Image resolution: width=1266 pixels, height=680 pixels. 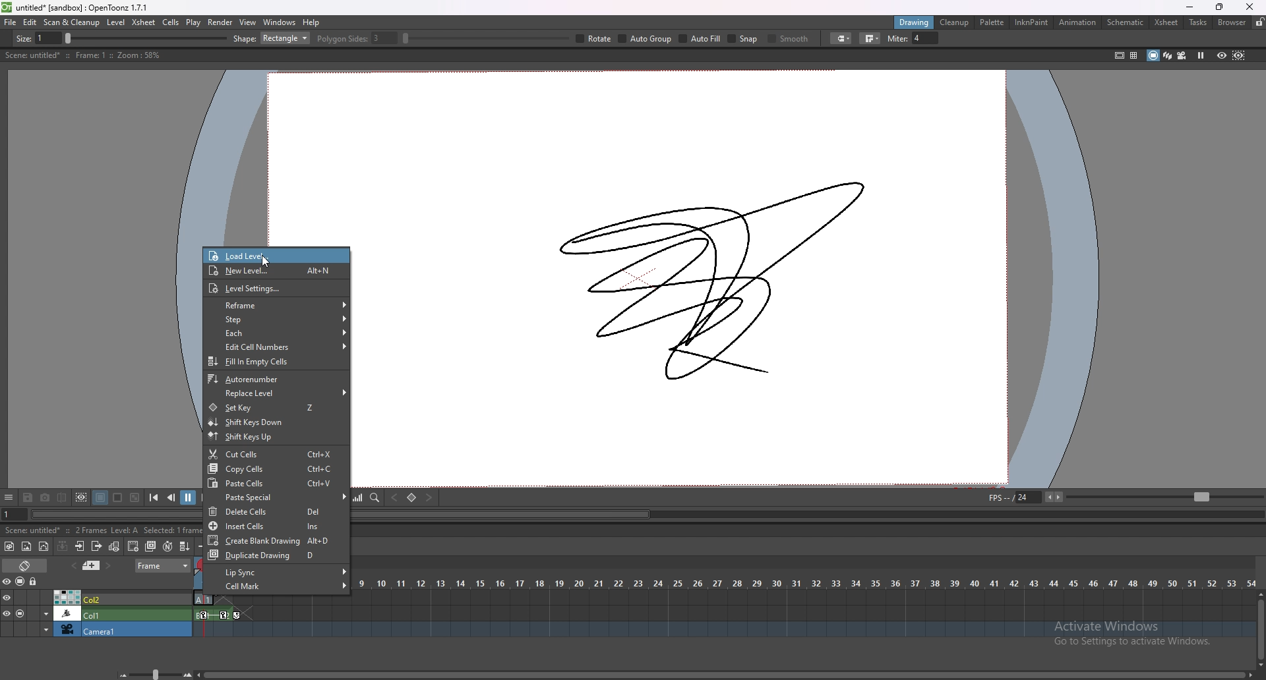 I want to click on fill in empty cells, so click(x=274, y=362).